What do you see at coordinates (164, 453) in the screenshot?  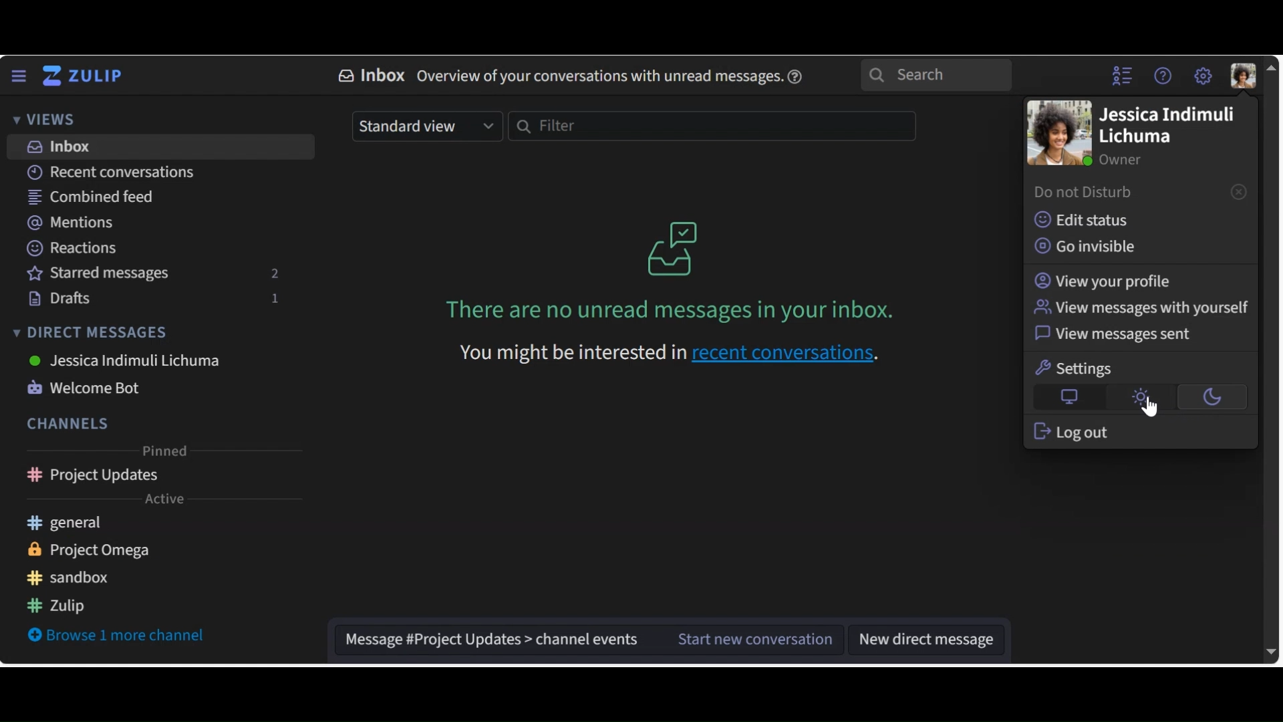 I see `Pinned` at bounding box center [164, 453].